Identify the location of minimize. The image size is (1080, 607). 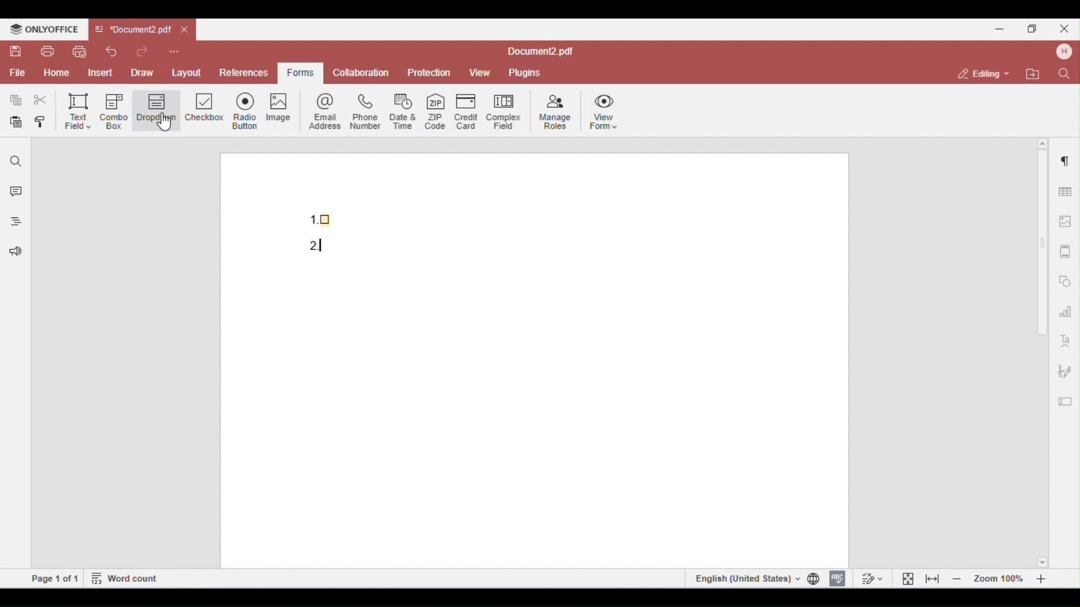
(1000, 28).